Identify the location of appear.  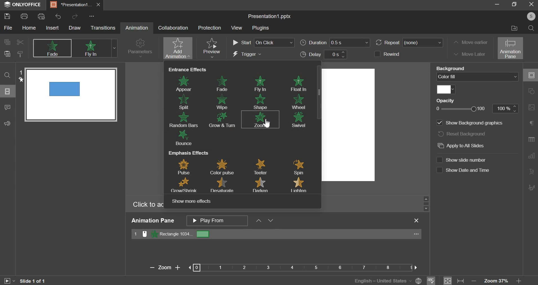
(185, 84).